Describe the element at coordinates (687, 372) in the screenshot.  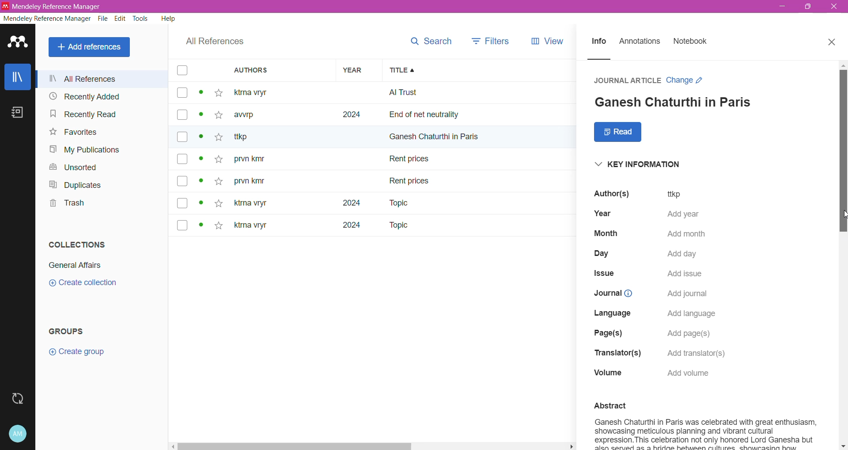
I see `Click to add volume` at that location.